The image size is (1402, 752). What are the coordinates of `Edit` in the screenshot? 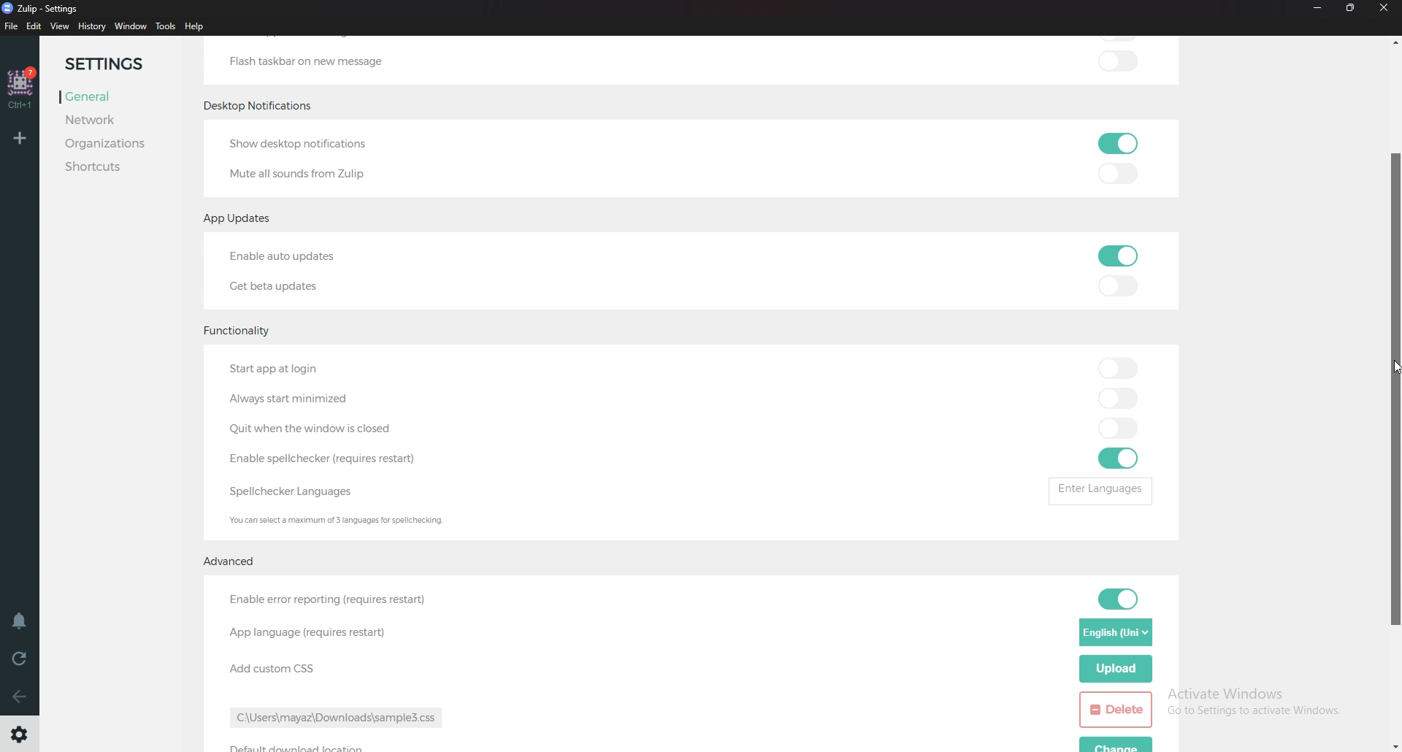 It's located at (35, 27).